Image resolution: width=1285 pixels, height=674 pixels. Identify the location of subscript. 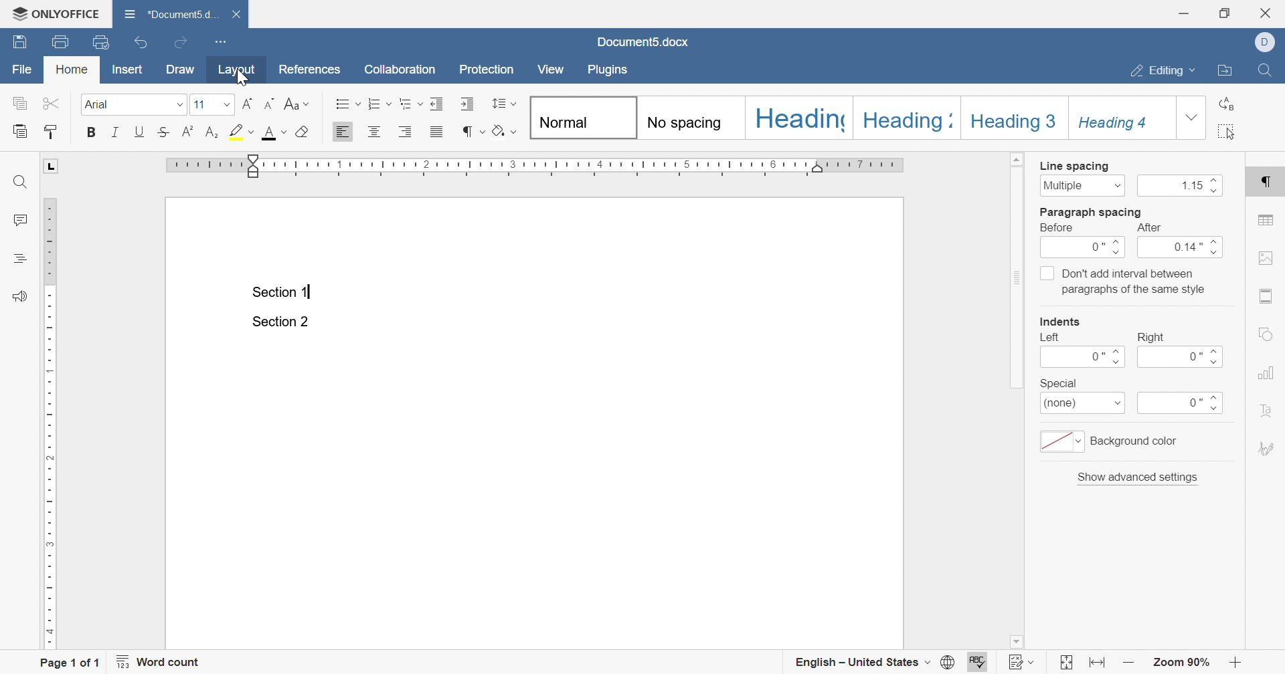
(212, 132).